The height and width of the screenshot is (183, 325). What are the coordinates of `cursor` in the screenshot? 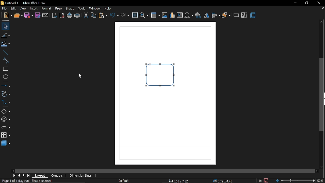 It's located at (78, 76).